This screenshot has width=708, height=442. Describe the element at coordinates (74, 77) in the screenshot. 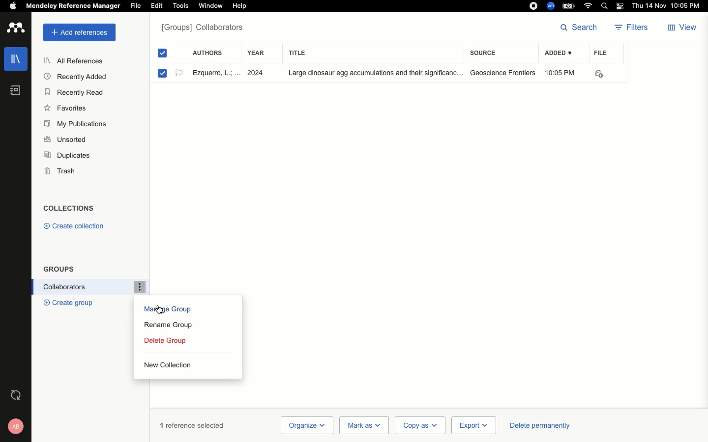

I see `Recently added` at that location.